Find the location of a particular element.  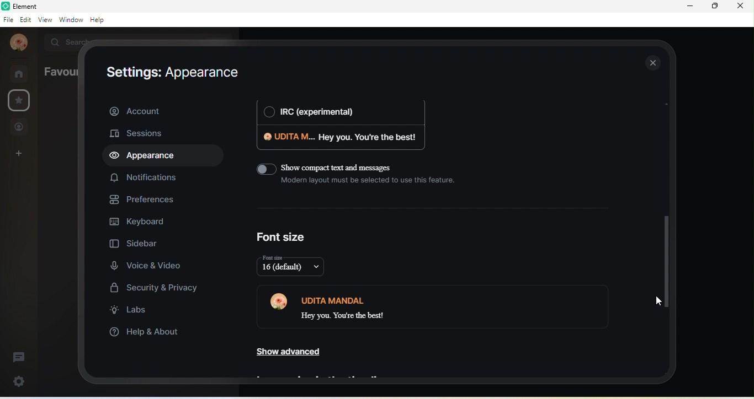

profile photo is located at coordinates (19, 43).